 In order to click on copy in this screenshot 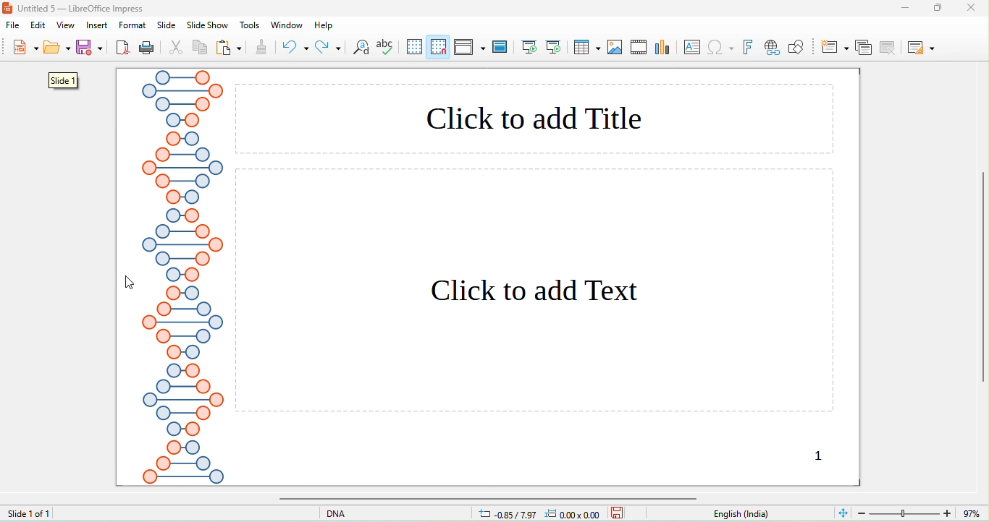, I will do `click(201, 49)`.